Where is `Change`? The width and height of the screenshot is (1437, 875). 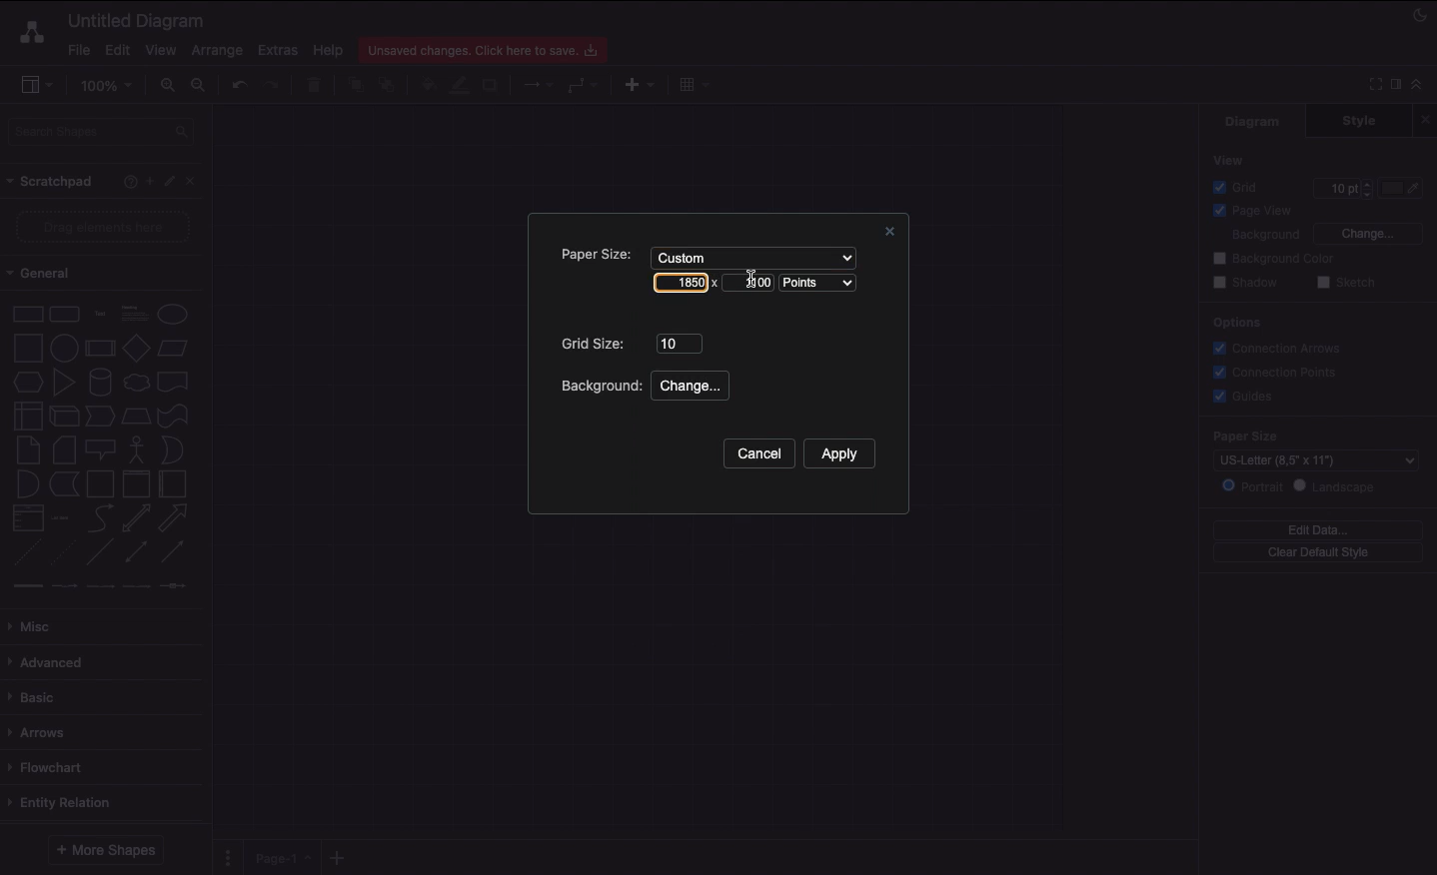
Change is located at coordinates (1367, 232).